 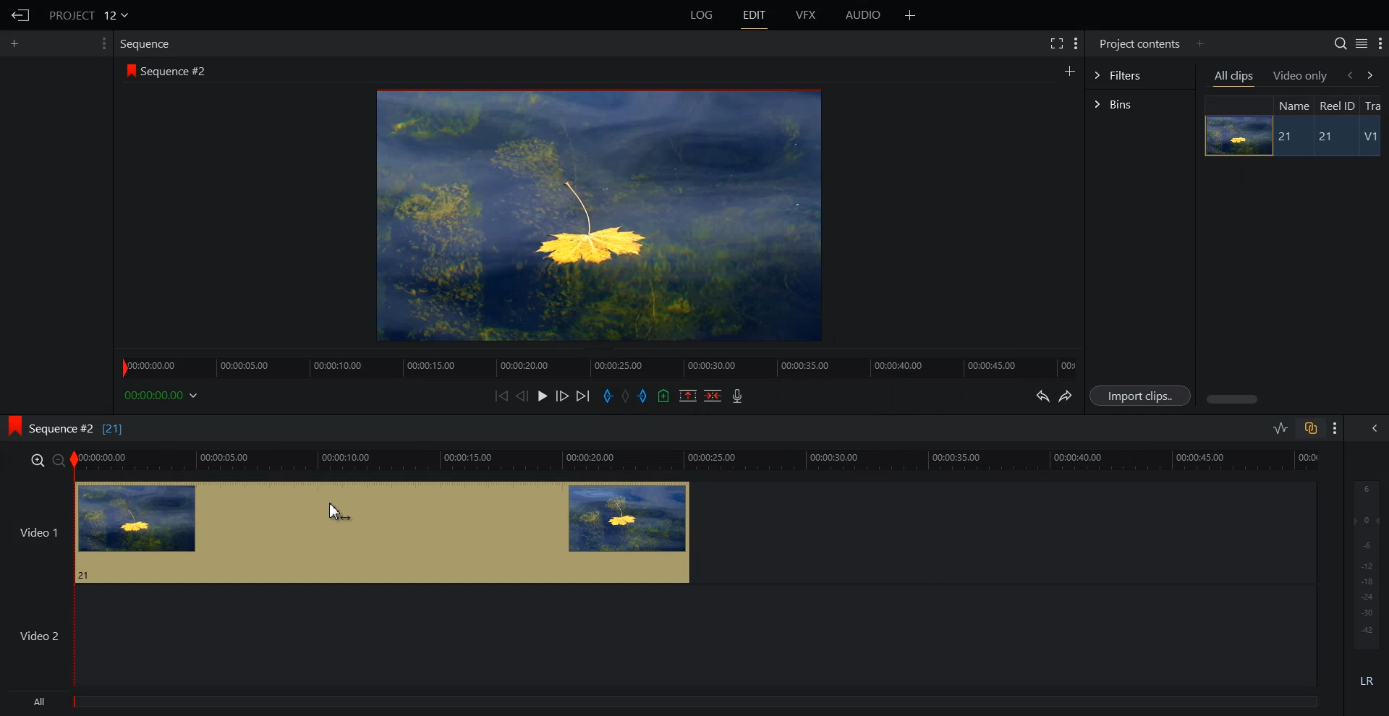 What do you see at coordinates (1301, 75) in the screenshot?
I see `Video only` at bounding box center [1301, 75].